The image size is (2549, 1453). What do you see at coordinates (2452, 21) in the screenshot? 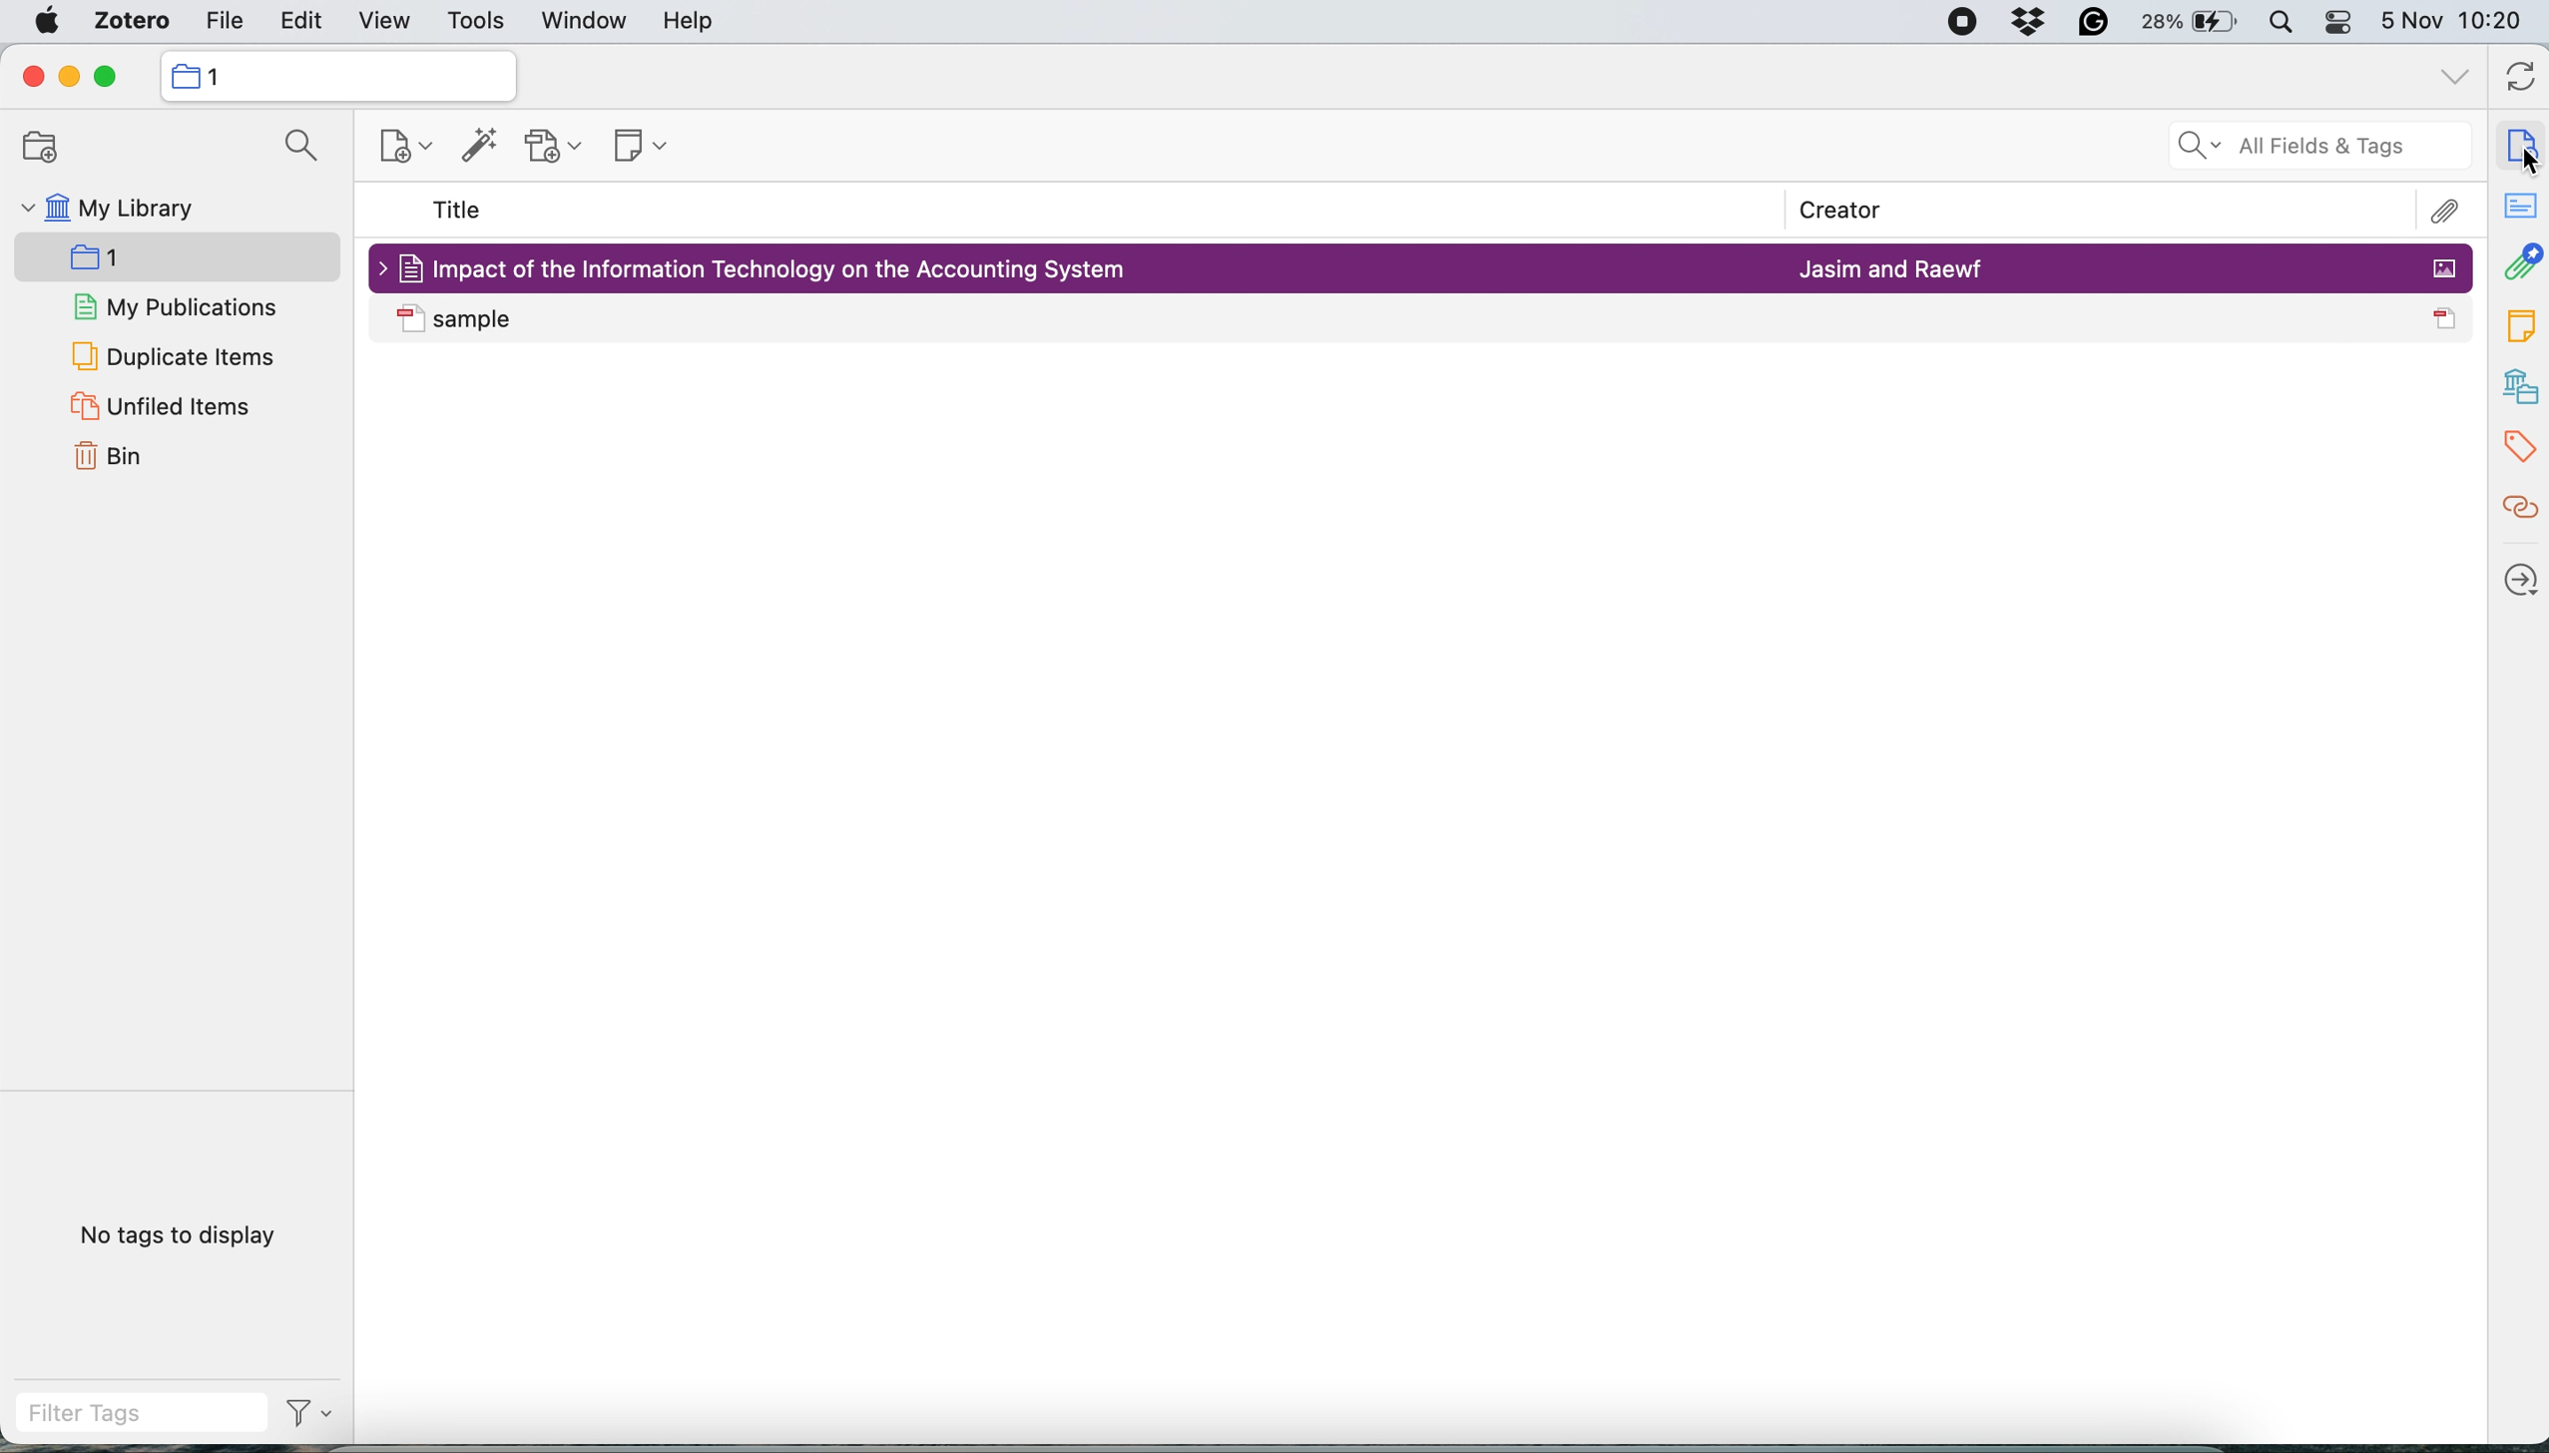
I see `5 Nov 10:20` at bounding box center [2452, 21].